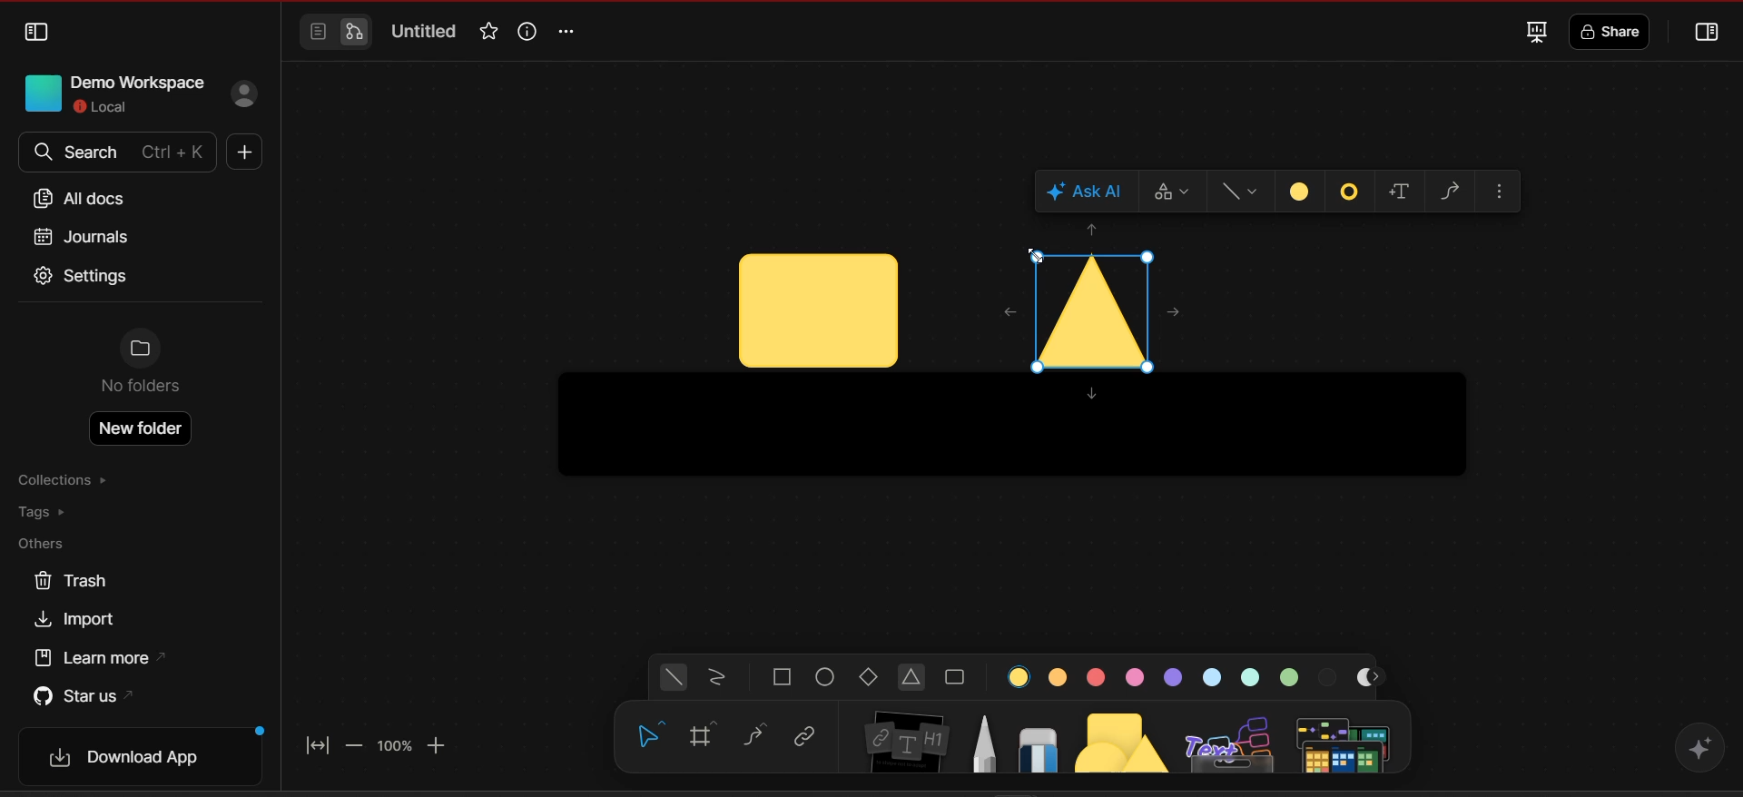 The width and height of the screenshot is (1743, 797). I want to click on new doc, so click(241, 154).